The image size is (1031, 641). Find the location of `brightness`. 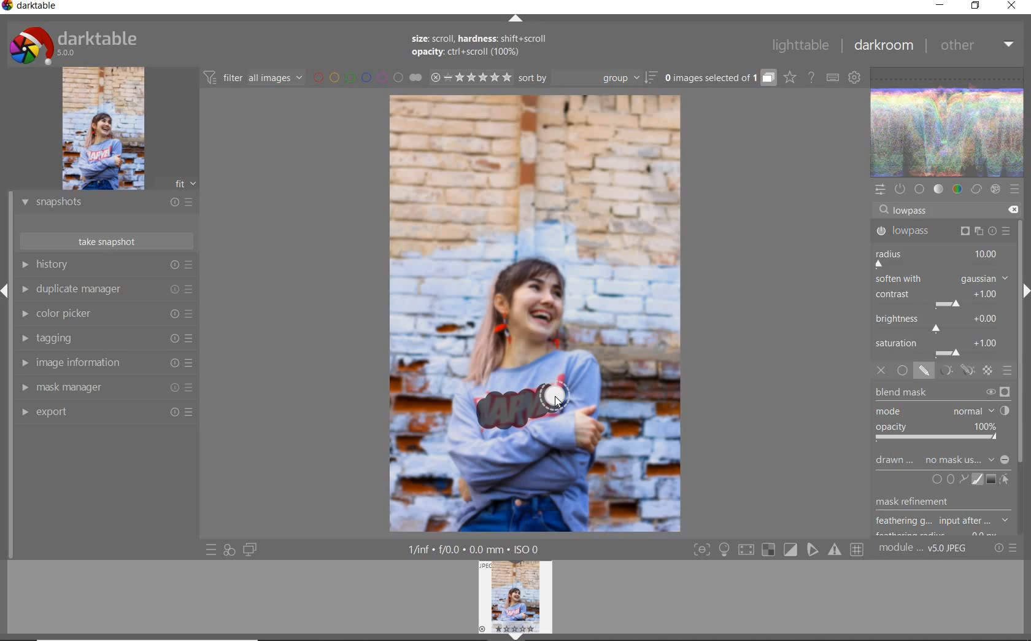

brightness is located at coordinates (941, 322).